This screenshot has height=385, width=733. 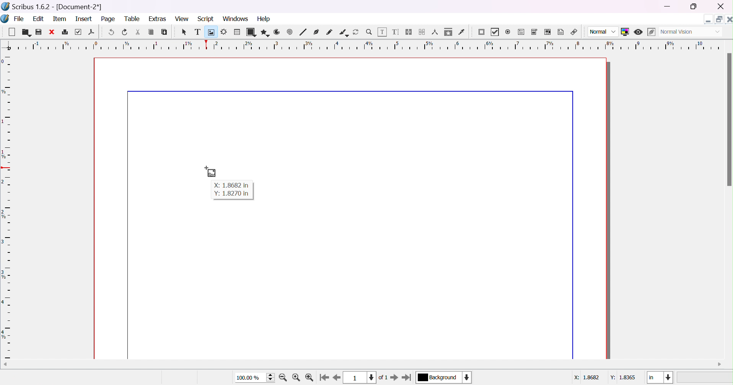 What do you see at coordinates (329, 32) in the screenshot?
I see `freehand line` at bounding box center [329, 32].